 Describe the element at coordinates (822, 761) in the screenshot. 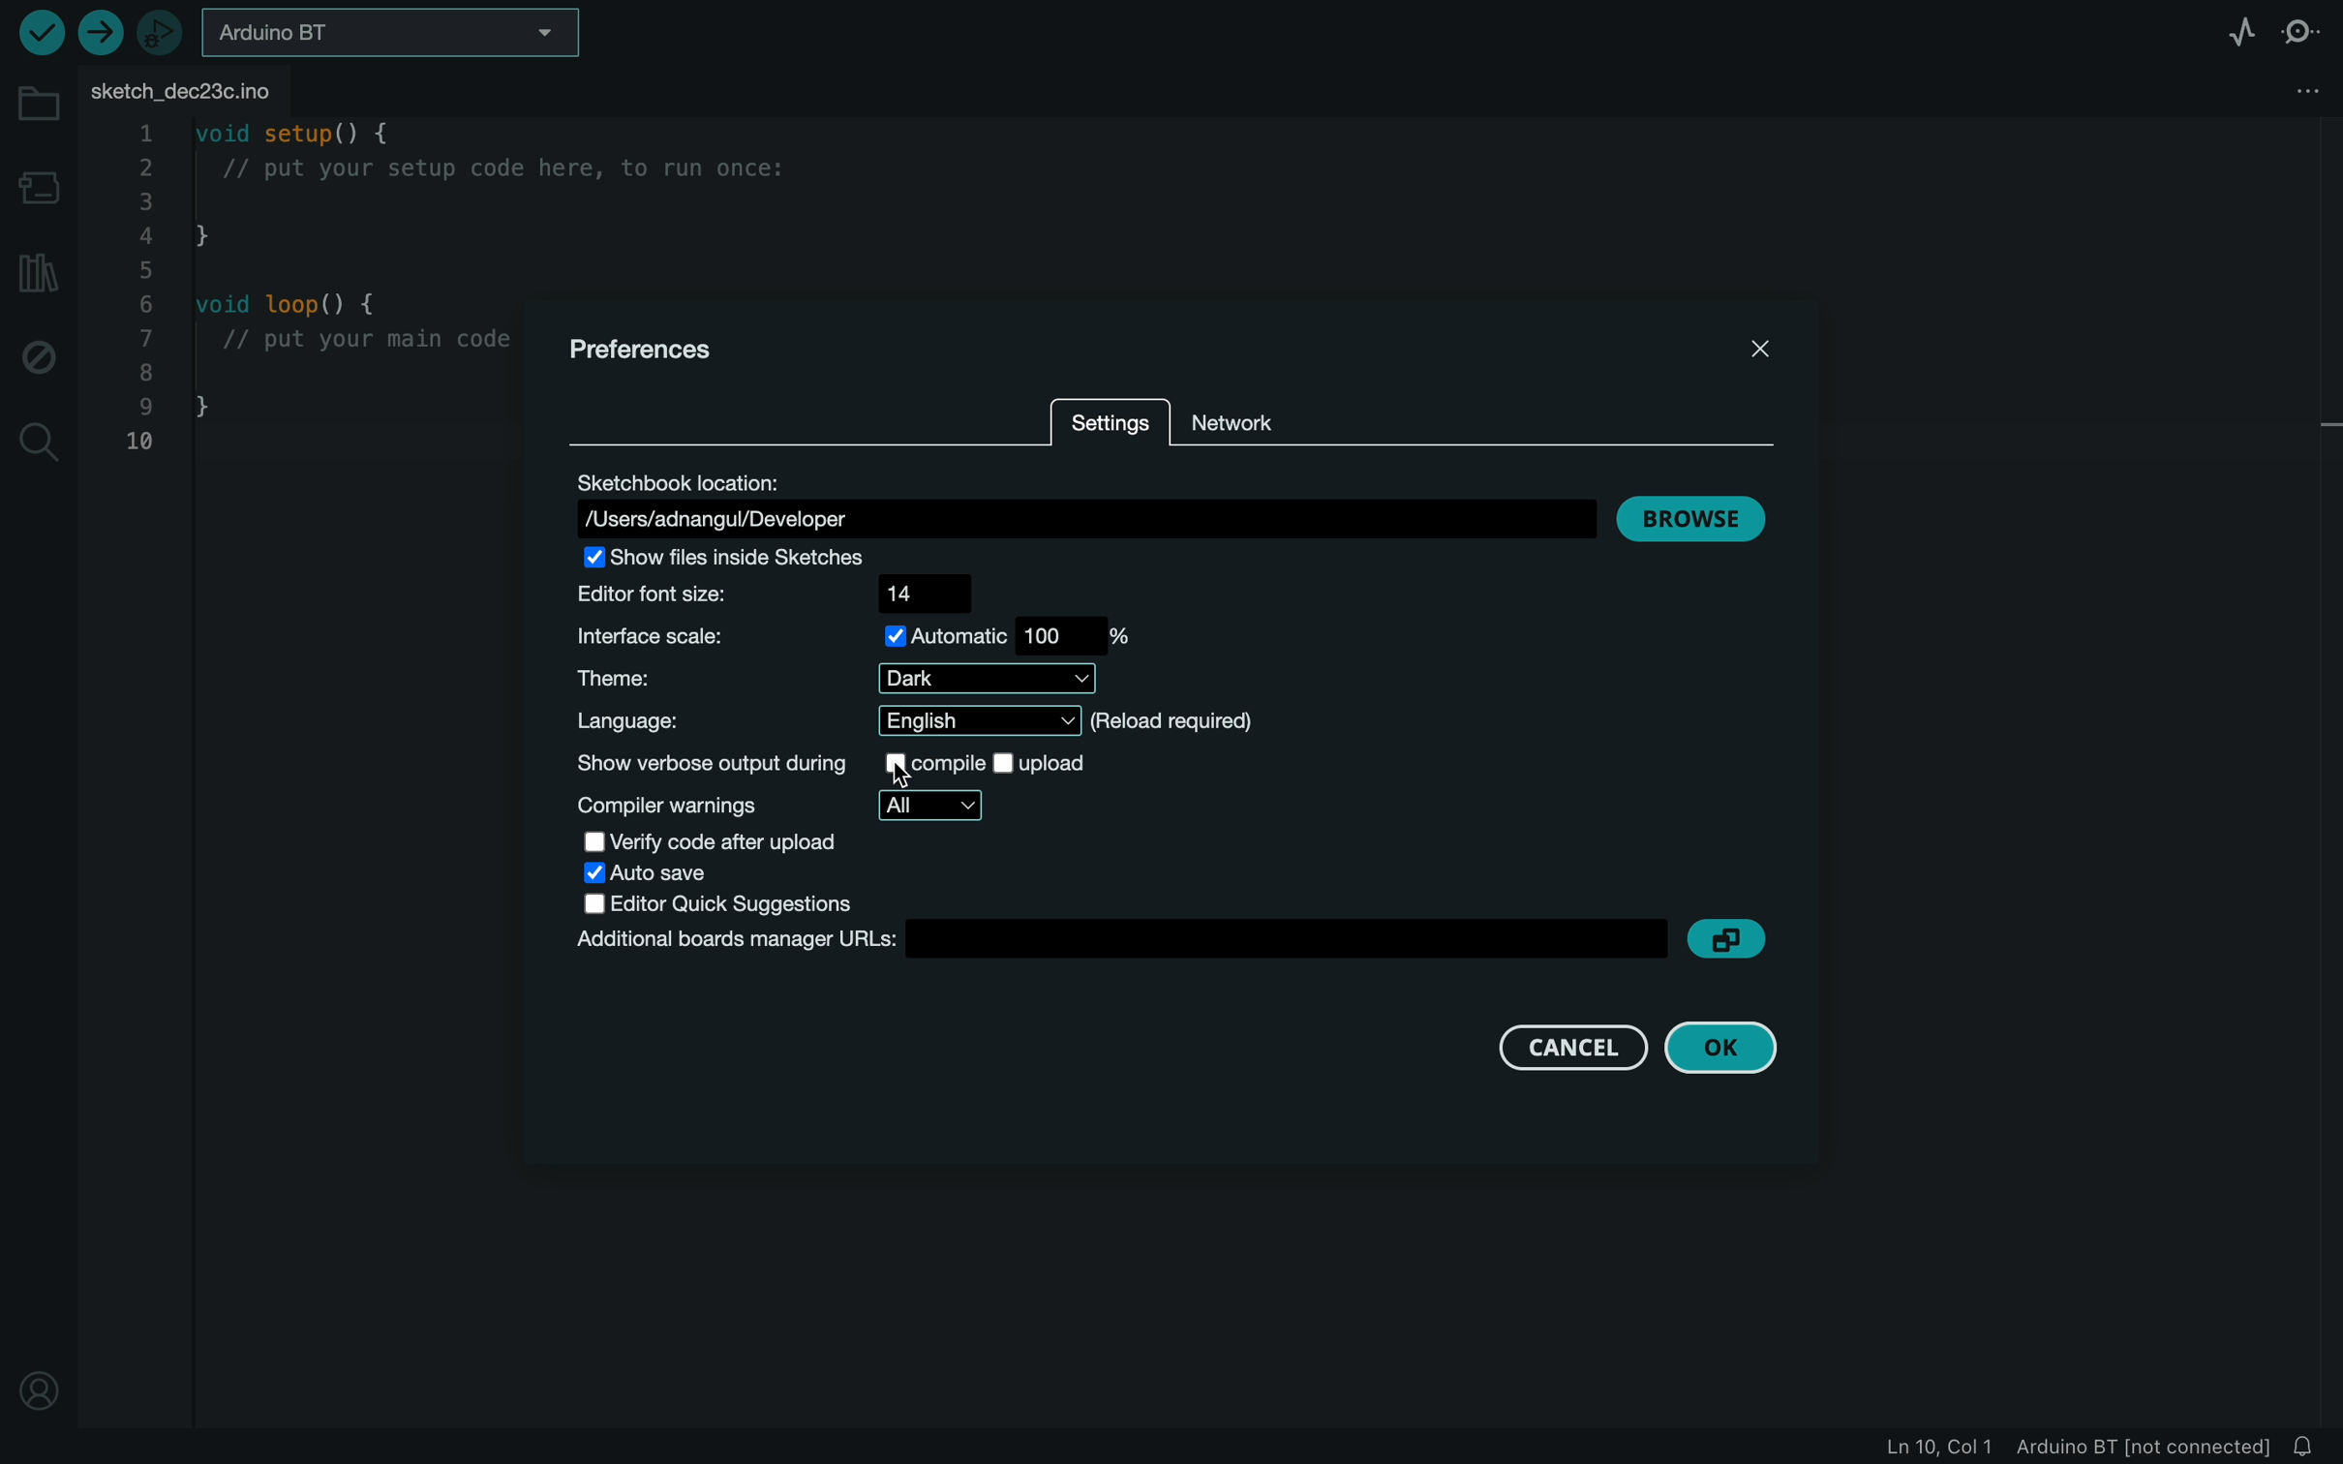

I see `show` at that location.